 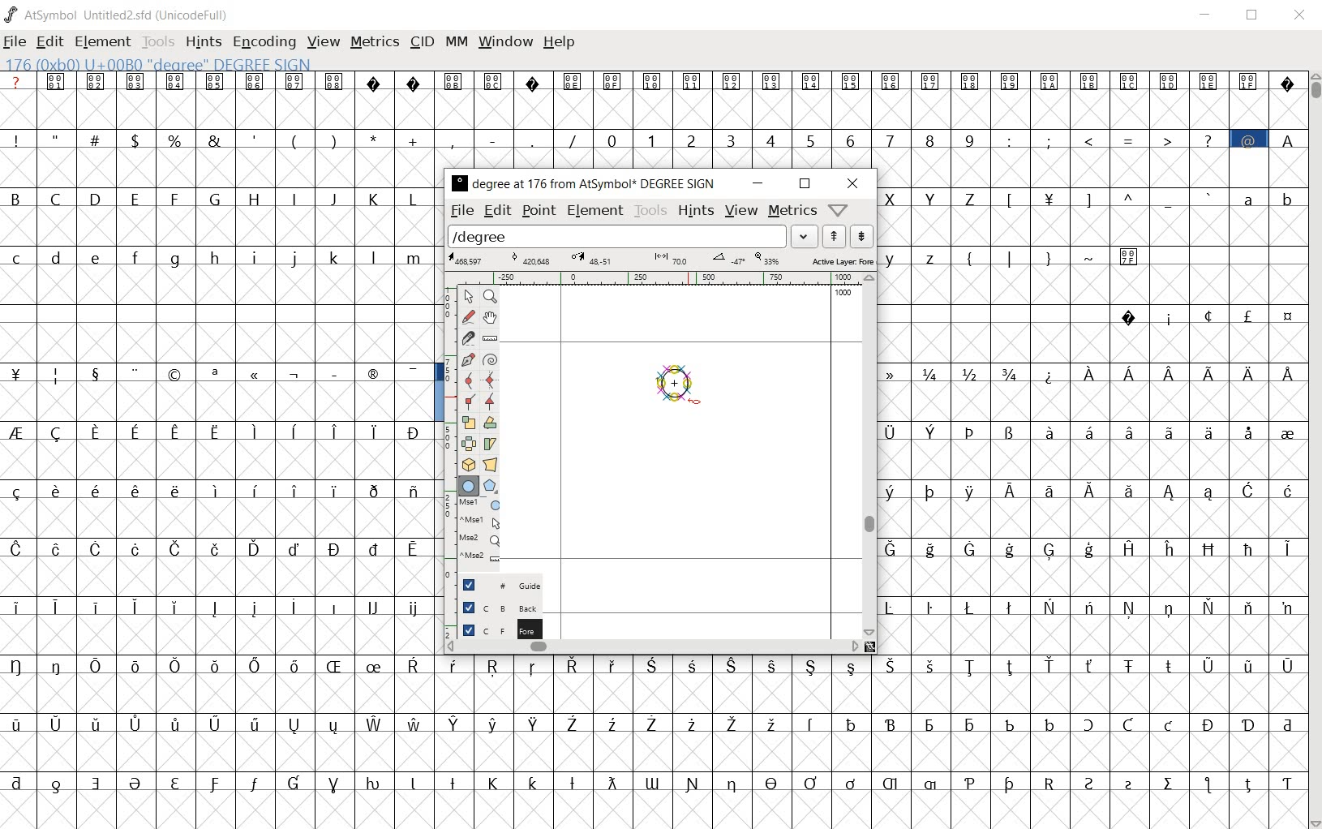 What do you see at coordinates (468, 316) in the screenshot?
I see `draw a freehand curve` at bounding box center [468, 316].